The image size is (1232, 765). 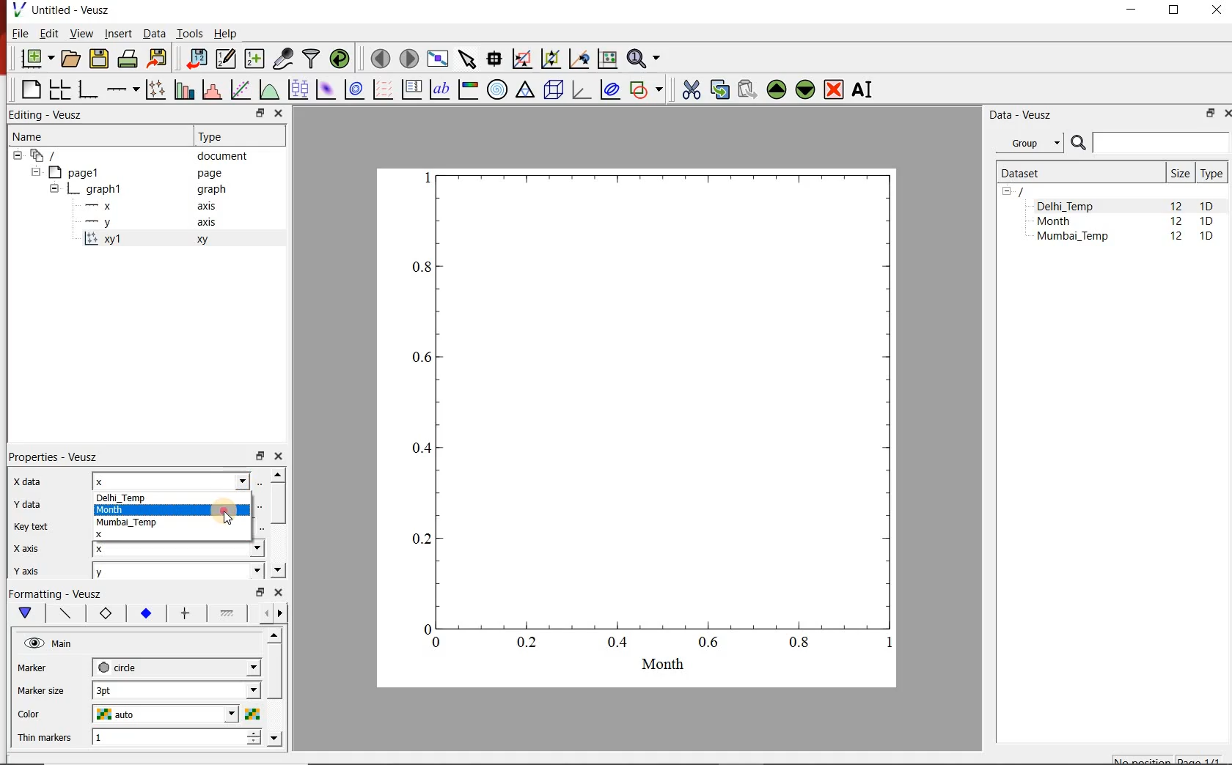 I want to click on click to recenter graph axes, so click(x=579, y=59).